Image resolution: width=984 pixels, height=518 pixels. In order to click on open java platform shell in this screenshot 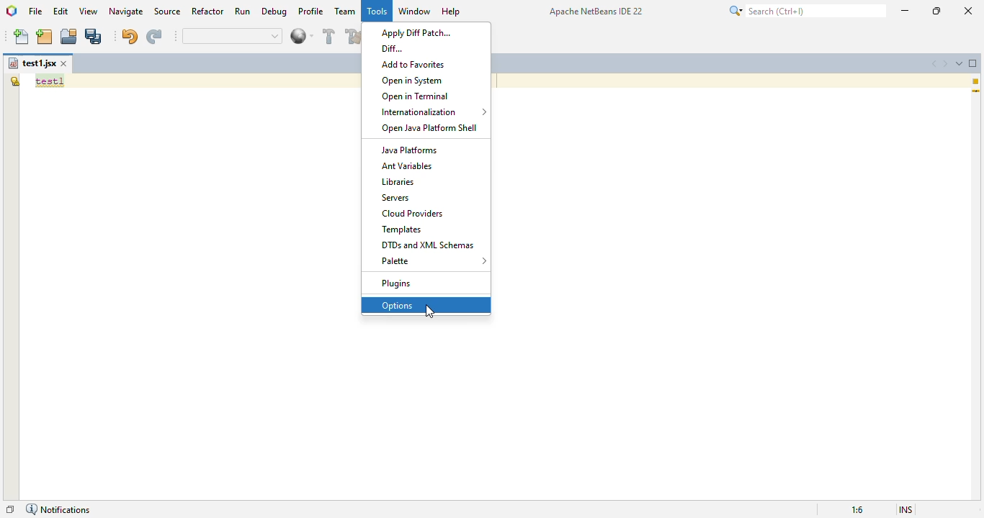, I will do `click(427, 128)`.